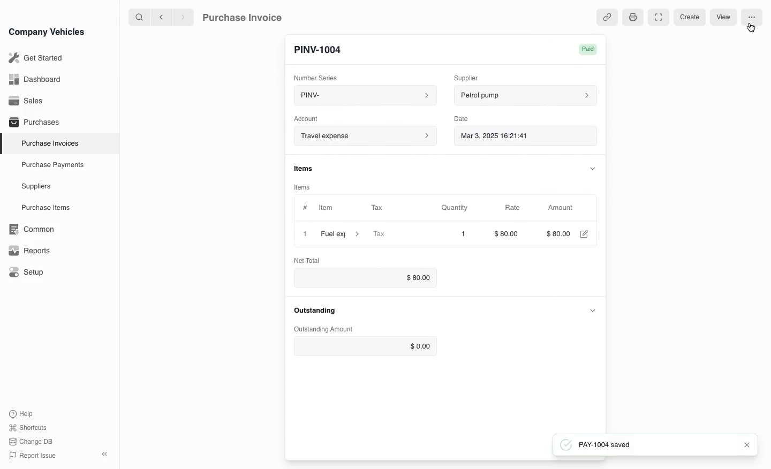  What do you see at coordinates (35, 187) in the screenshot?
I see `Suppliers` at bounding box center [35, 187].